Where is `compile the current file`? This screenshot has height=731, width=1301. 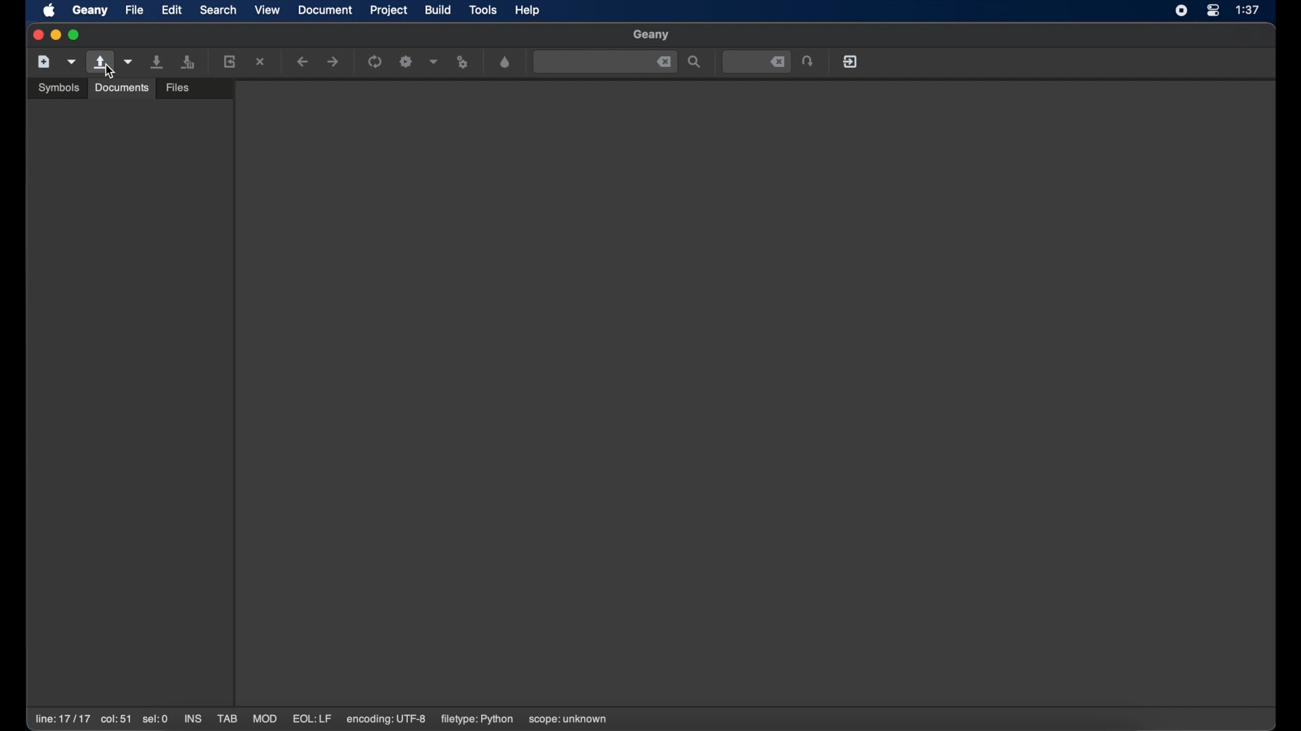
compile the current file is located at coordinates (375, 61).